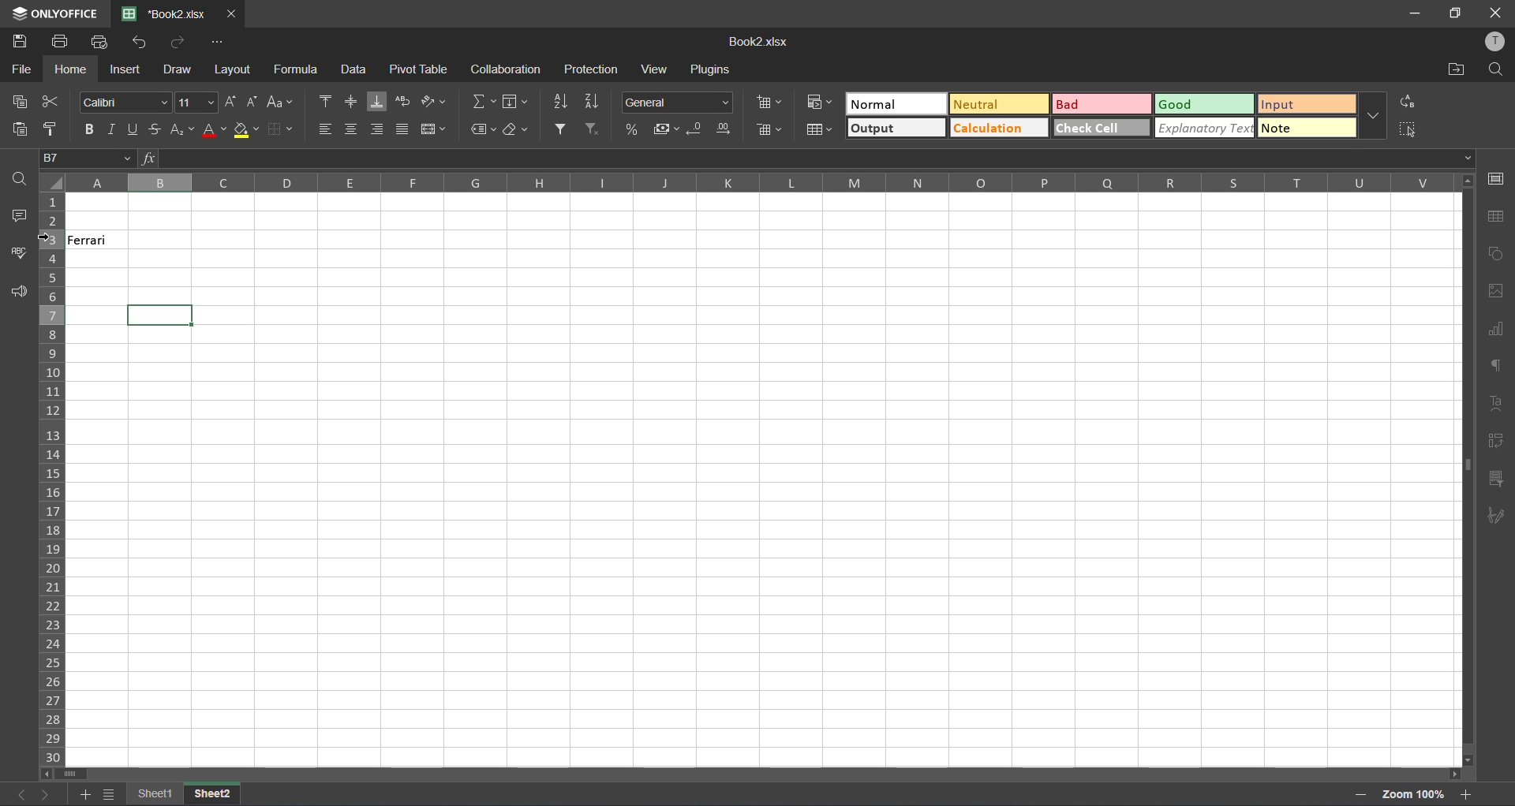  Describe the element at coordinates (1362, 794) in the screenshot. I see `zoom out` at that location.